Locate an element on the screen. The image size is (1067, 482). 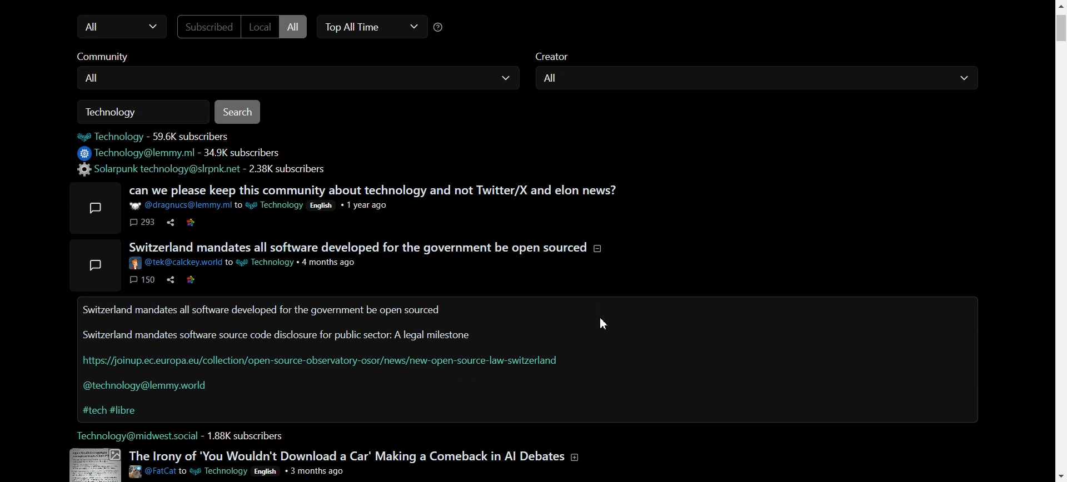
Creator is located at coordinates (556, 57).